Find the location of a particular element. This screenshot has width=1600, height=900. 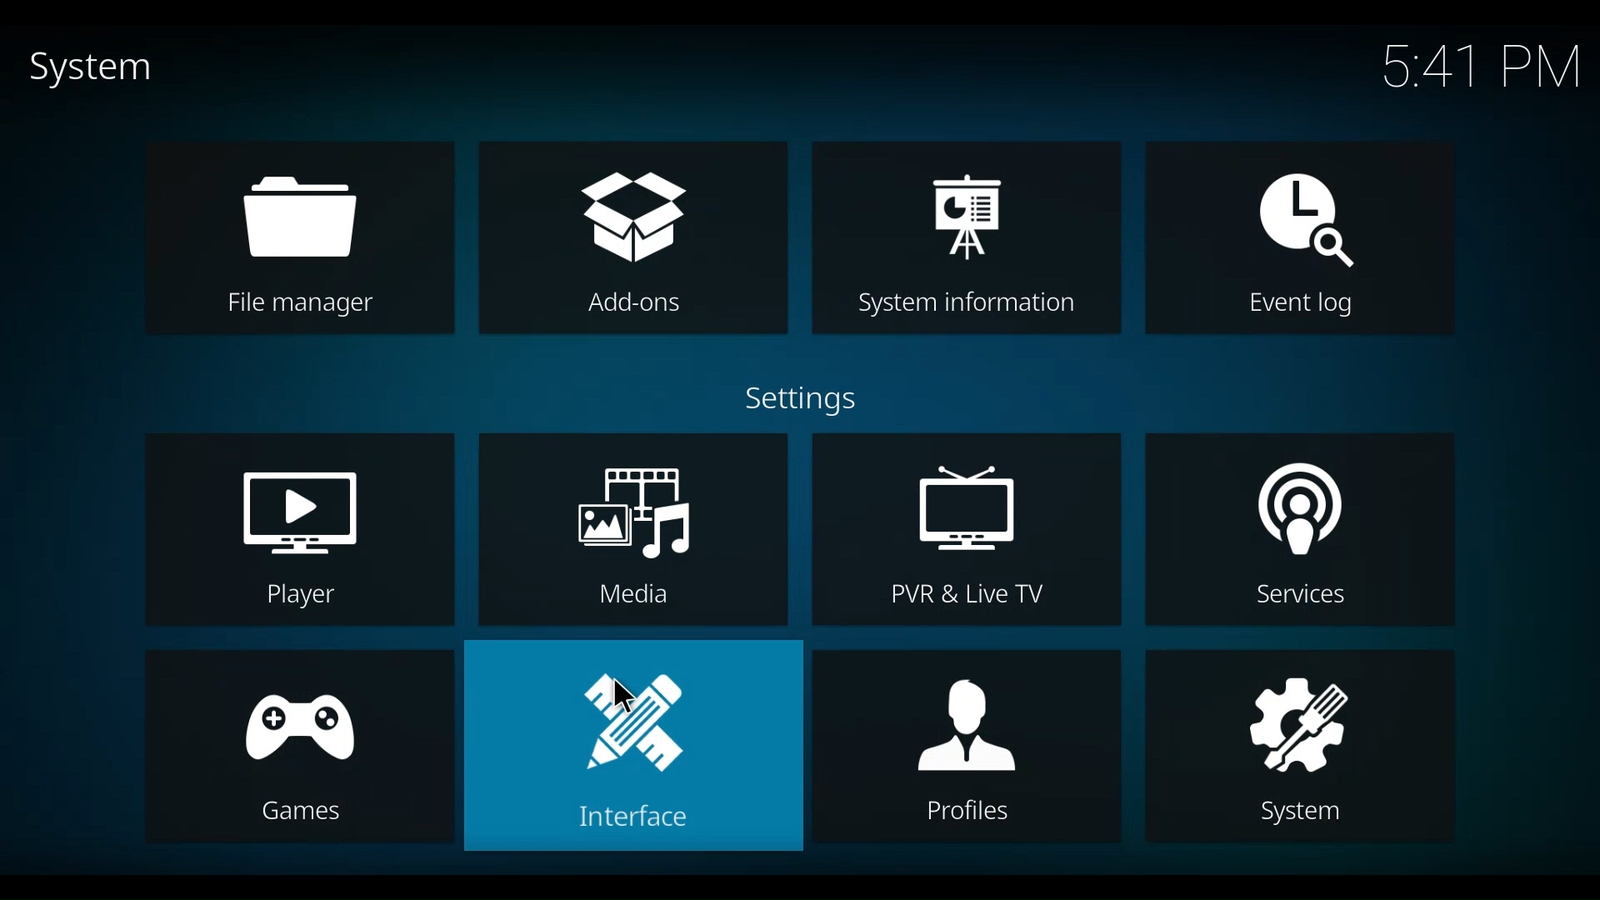

System is located at coordinates (87, 69).